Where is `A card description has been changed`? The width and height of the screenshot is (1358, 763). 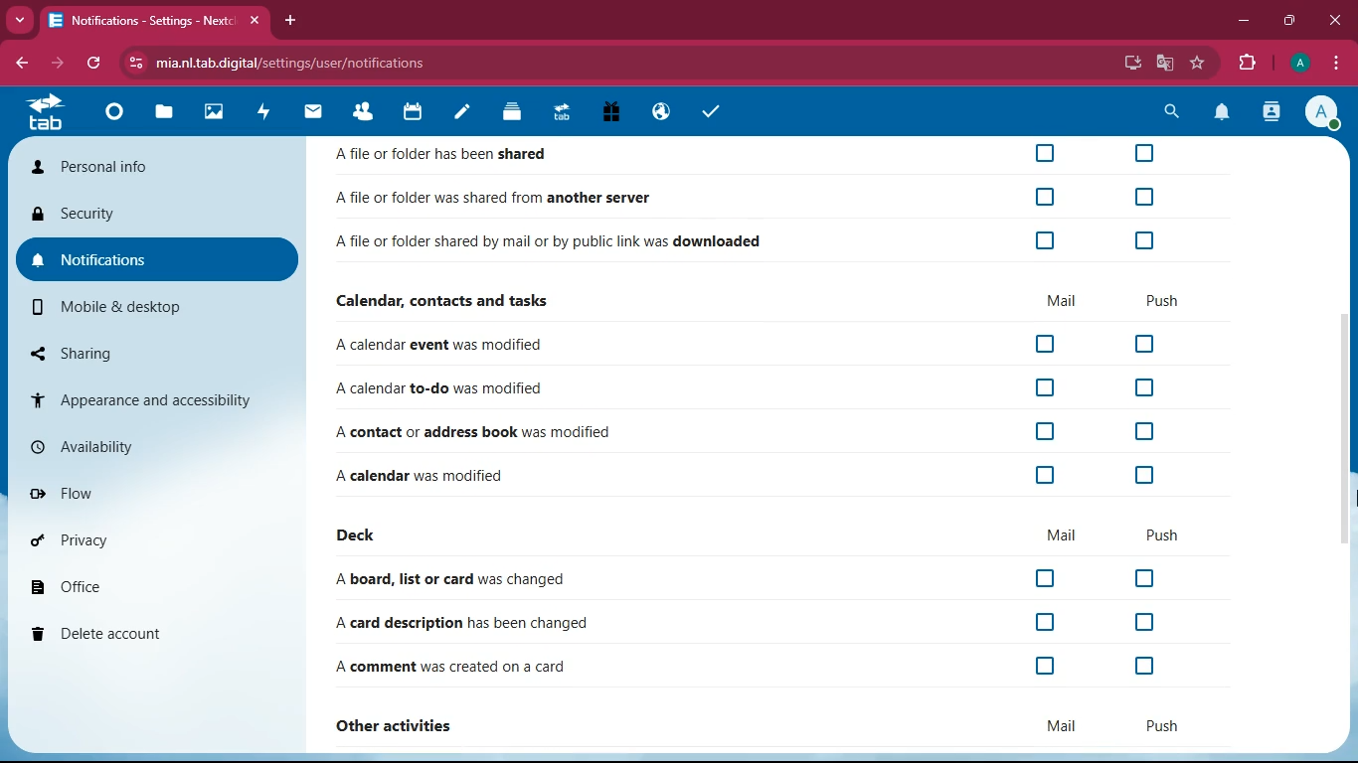
A card description has been changed is located at coordinates (460, 626).